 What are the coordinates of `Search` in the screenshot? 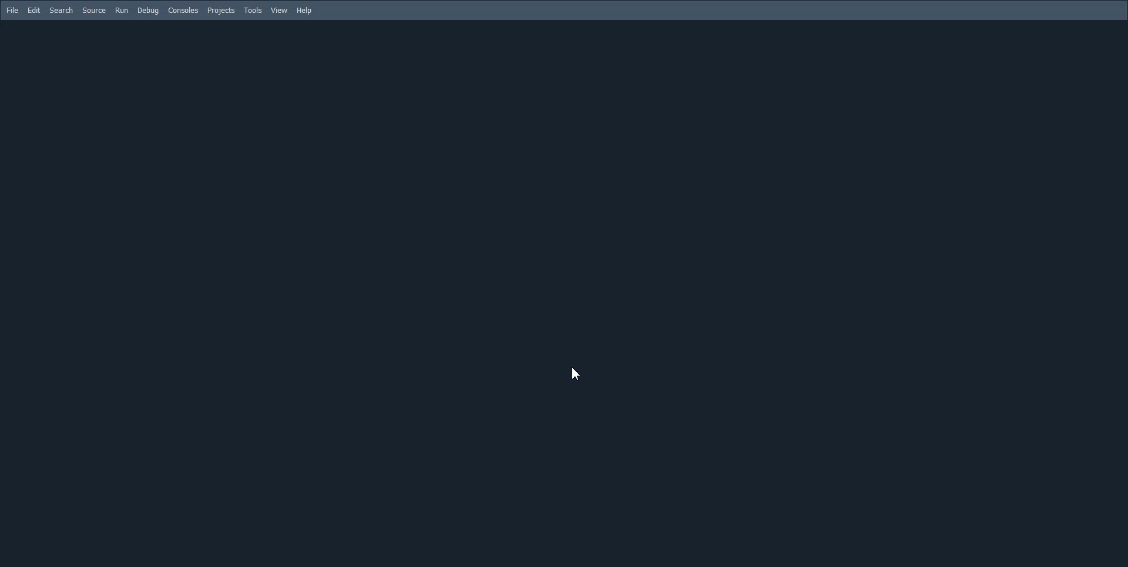 It's located at (62, 10).